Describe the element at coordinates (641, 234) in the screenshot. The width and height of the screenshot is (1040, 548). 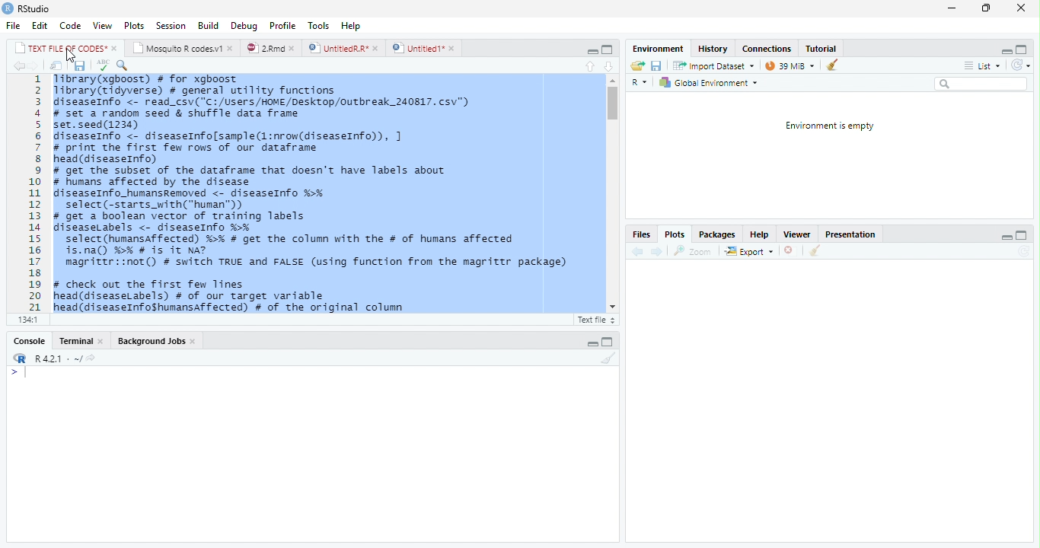
I see `Files` at that location.